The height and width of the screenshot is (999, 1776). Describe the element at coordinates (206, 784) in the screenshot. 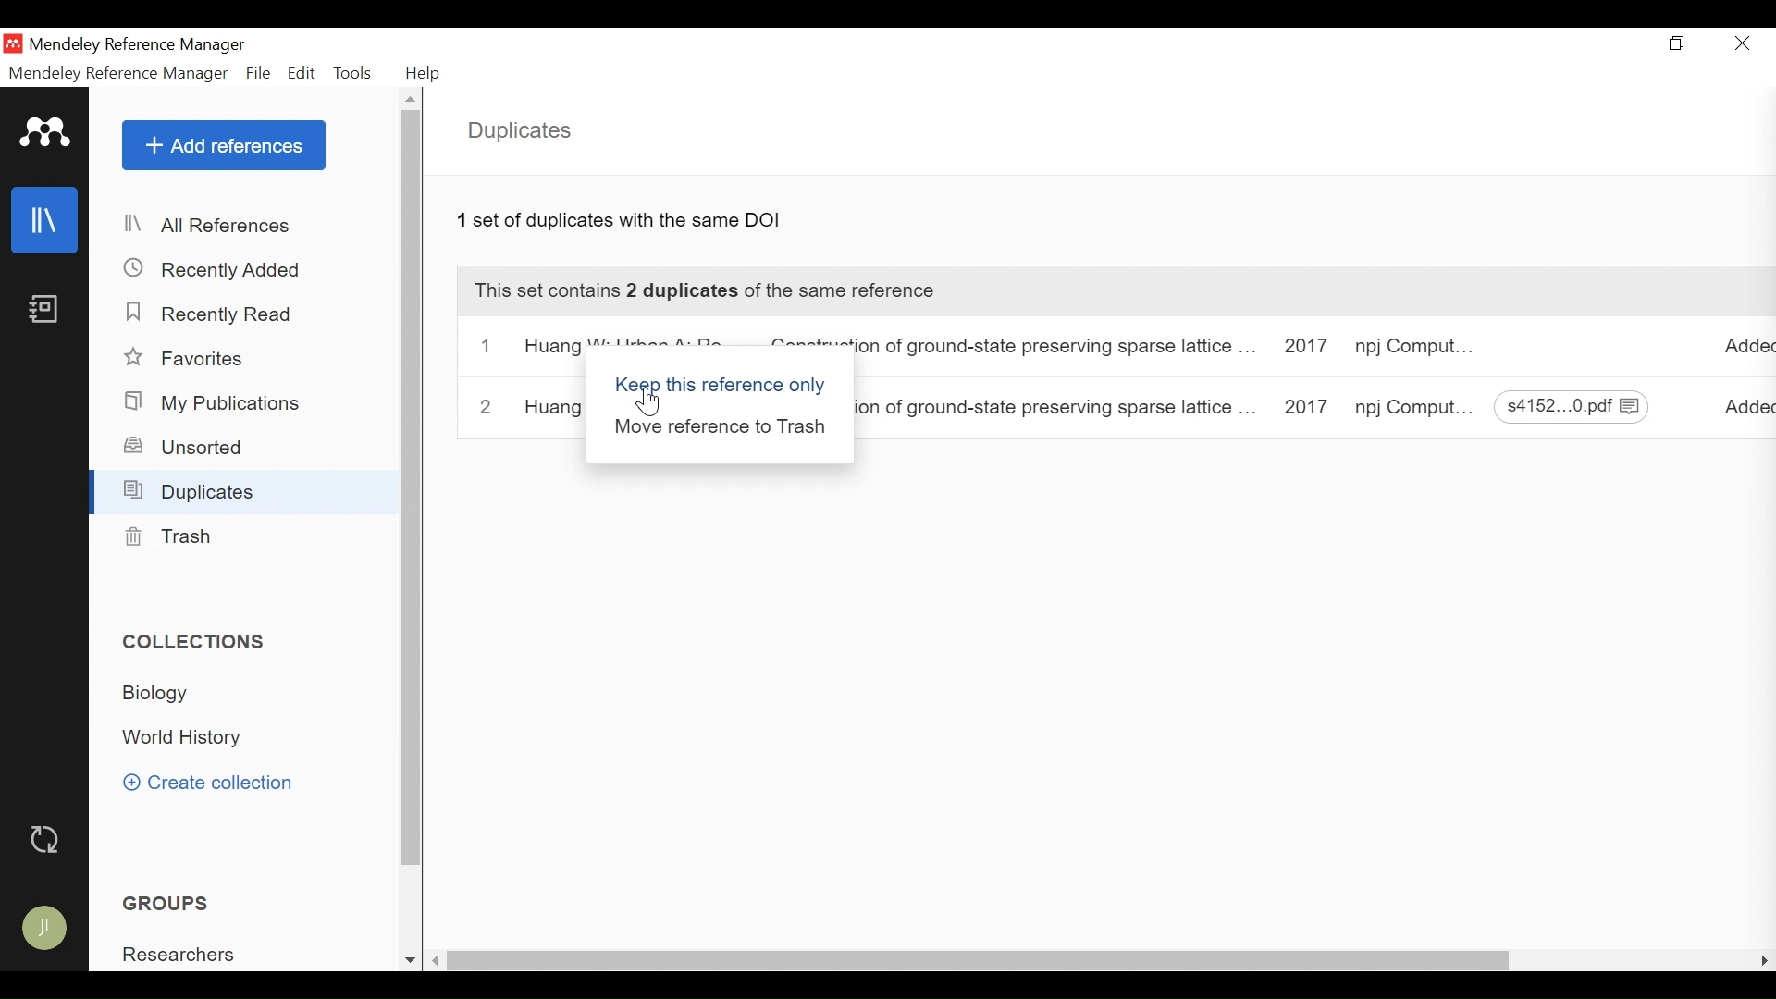

I see `Create Collection` at that location.